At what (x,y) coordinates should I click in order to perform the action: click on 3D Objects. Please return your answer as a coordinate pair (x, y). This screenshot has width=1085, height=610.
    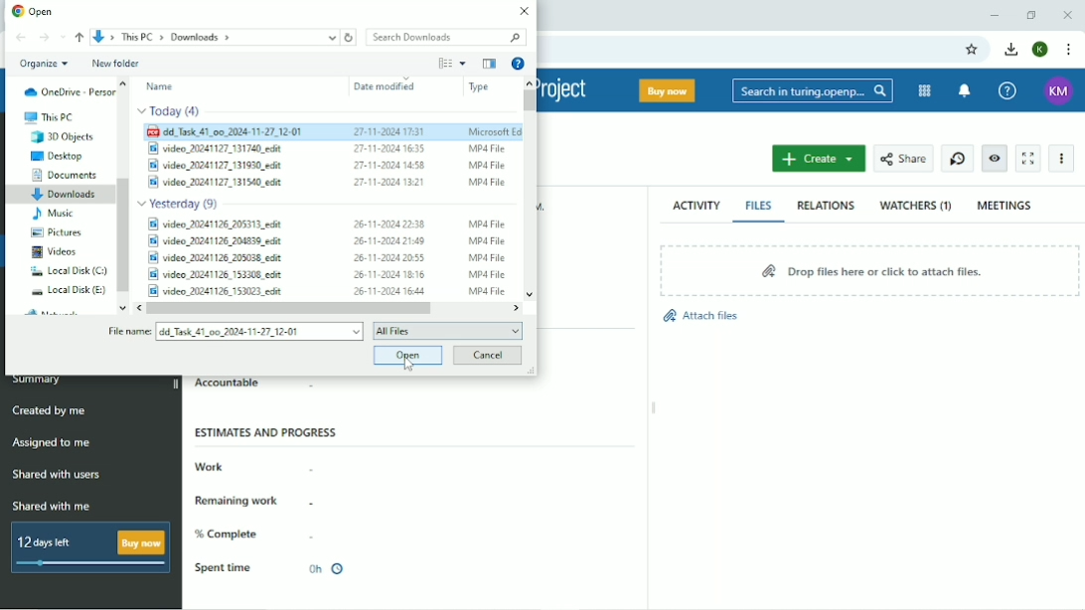
    Looking at the image, I should click on (64, 137).